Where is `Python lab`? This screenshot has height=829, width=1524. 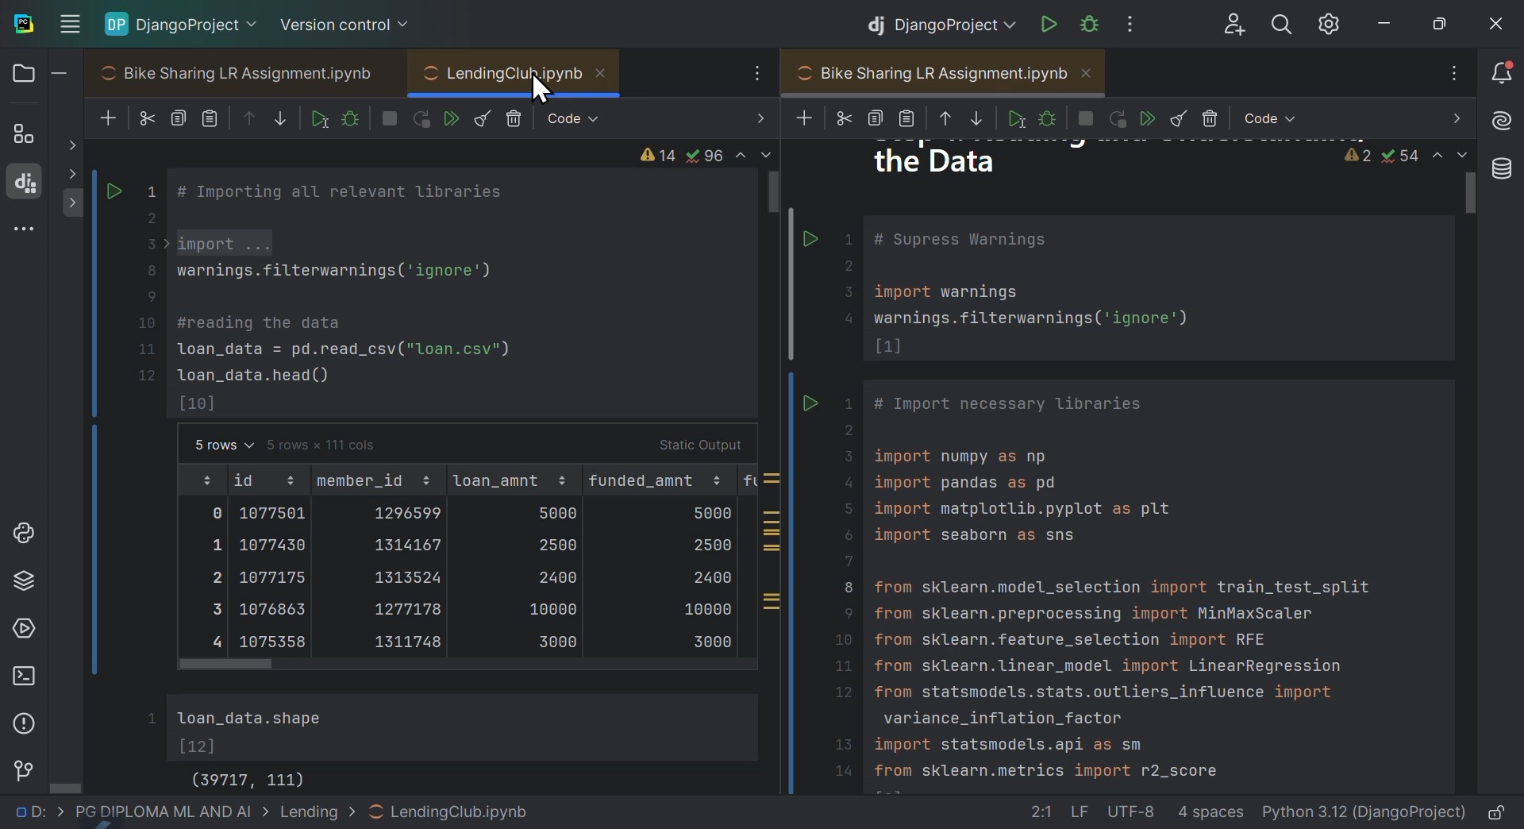 Python lab is located at coordinates (30, 525).